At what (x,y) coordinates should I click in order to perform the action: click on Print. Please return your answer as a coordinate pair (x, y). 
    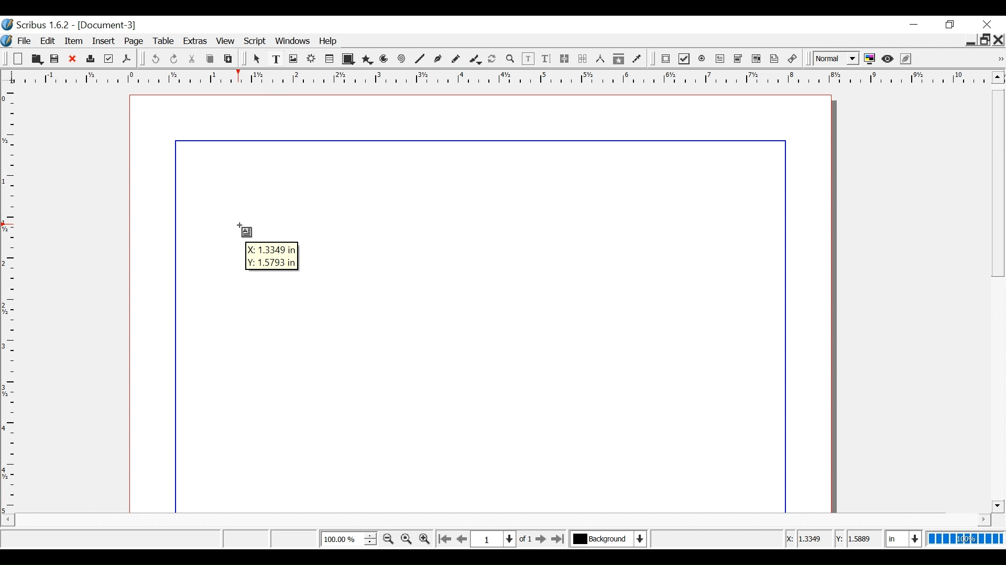
    Looking at the image, I should click on (90, 58).